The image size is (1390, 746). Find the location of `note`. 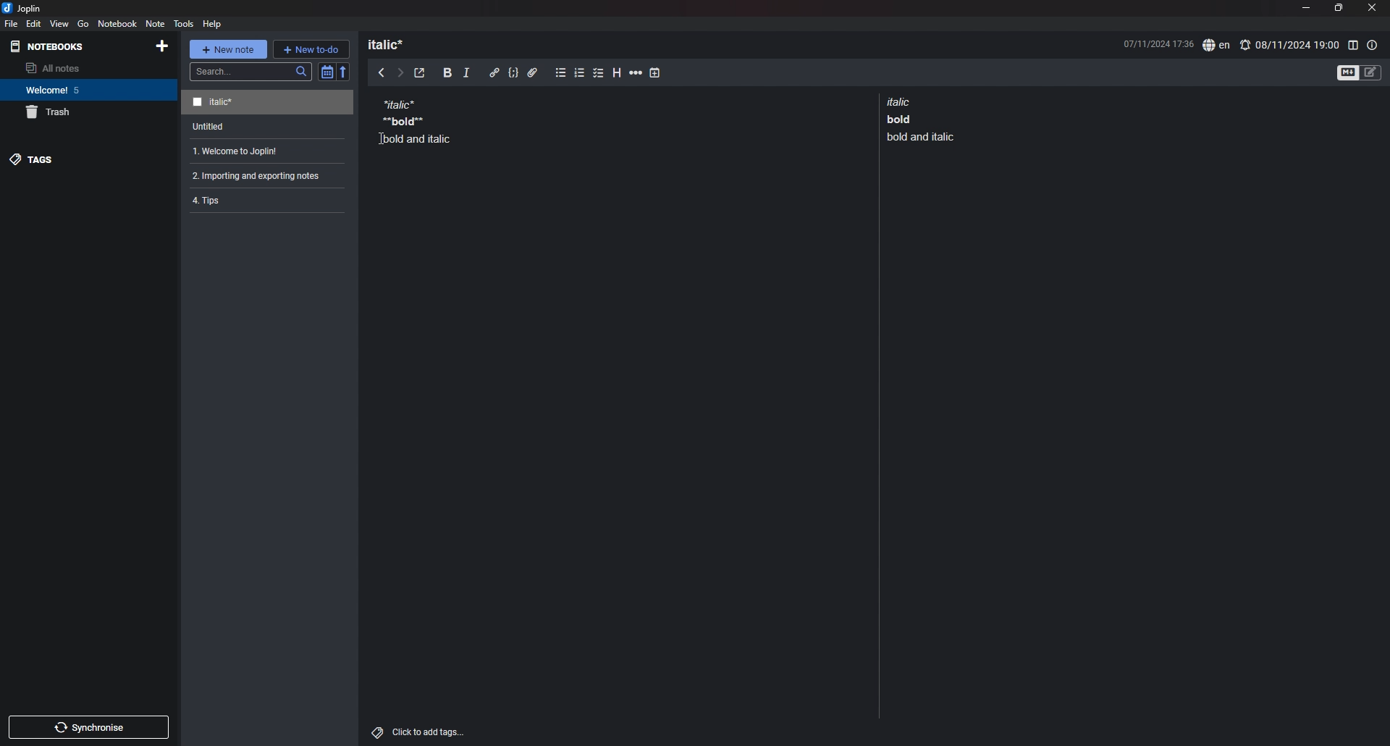

note is located at coordinates (924, 119).